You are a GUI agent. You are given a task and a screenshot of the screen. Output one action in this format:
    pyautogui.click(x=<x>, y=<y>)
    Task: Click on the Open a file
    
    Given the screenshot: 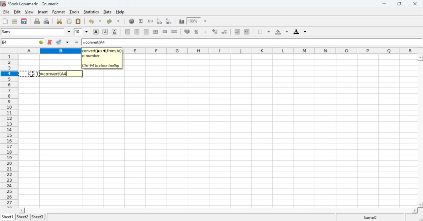 What is the action you would take?
    pyautogui.click(x=15, y=21)
    